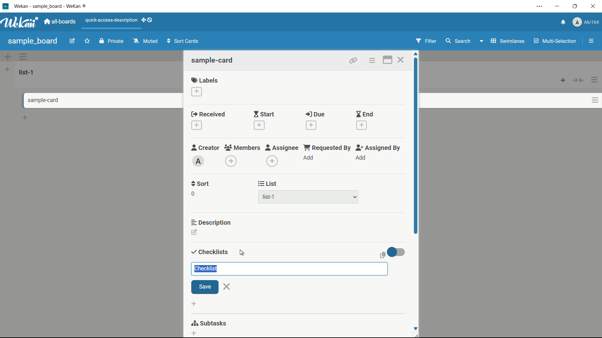 This screenshot has width=602, height=338. I want to click on scroll bar, so click(416, 156).